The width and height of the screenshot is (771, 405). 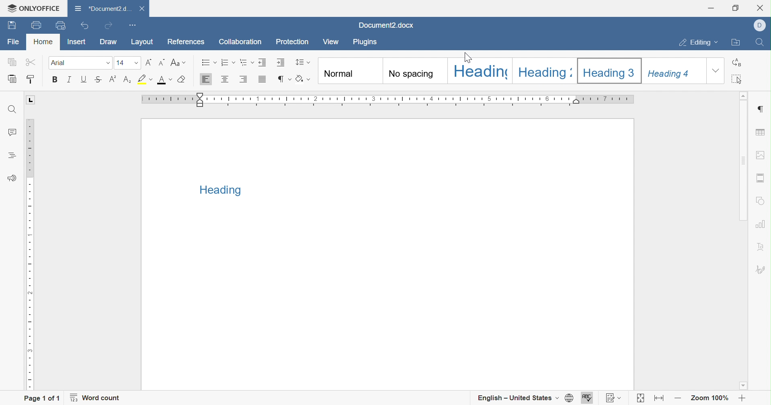 I want to click on Zoom 100%, so click(x=708, y=399).